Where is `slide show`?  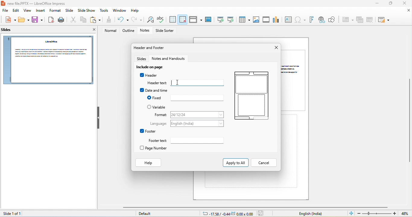 slide show is located at coordinates (87, 11).